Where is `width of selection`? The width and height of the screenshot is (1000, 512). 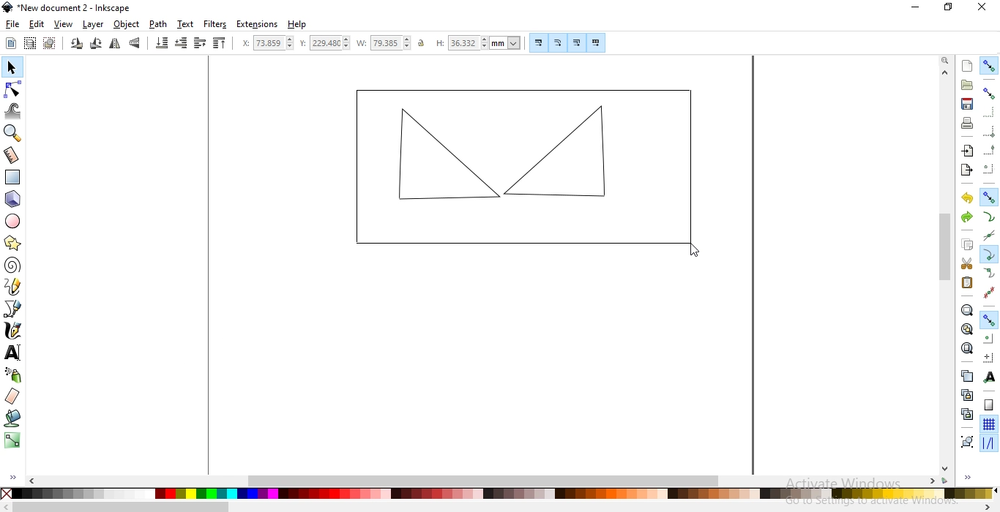 width of selection is located at coordinates (384, 42).